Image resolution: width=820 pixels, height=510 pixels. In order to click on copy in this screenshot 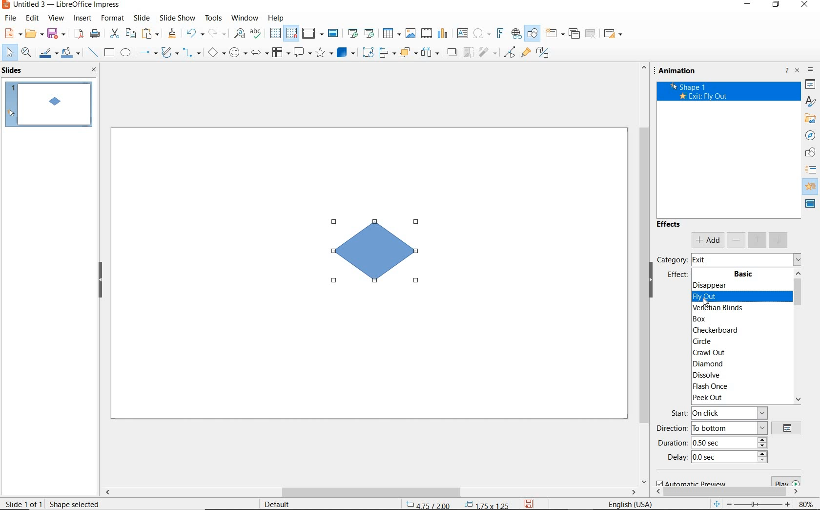, I will do `click(130, 34)`.